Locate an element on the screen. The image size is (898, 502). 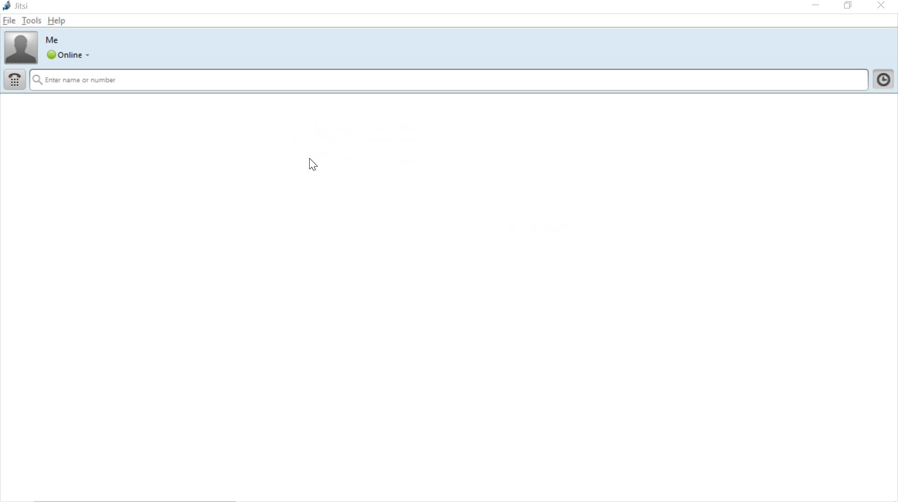
CURSOR  is located at coordinates (311, 165).